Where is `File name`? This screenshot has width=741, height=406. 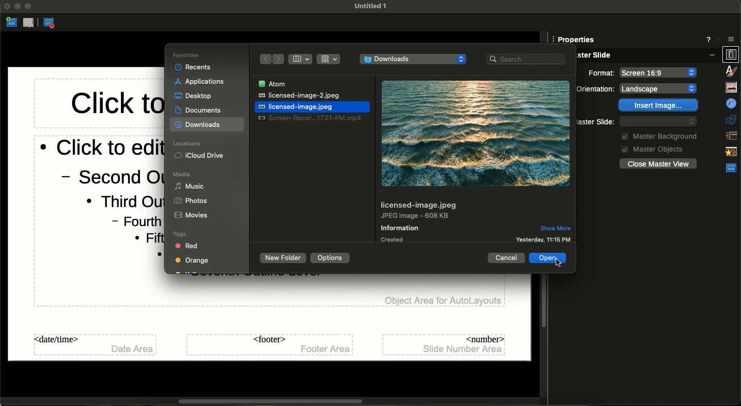
File name is located at coordinates (417, 205).